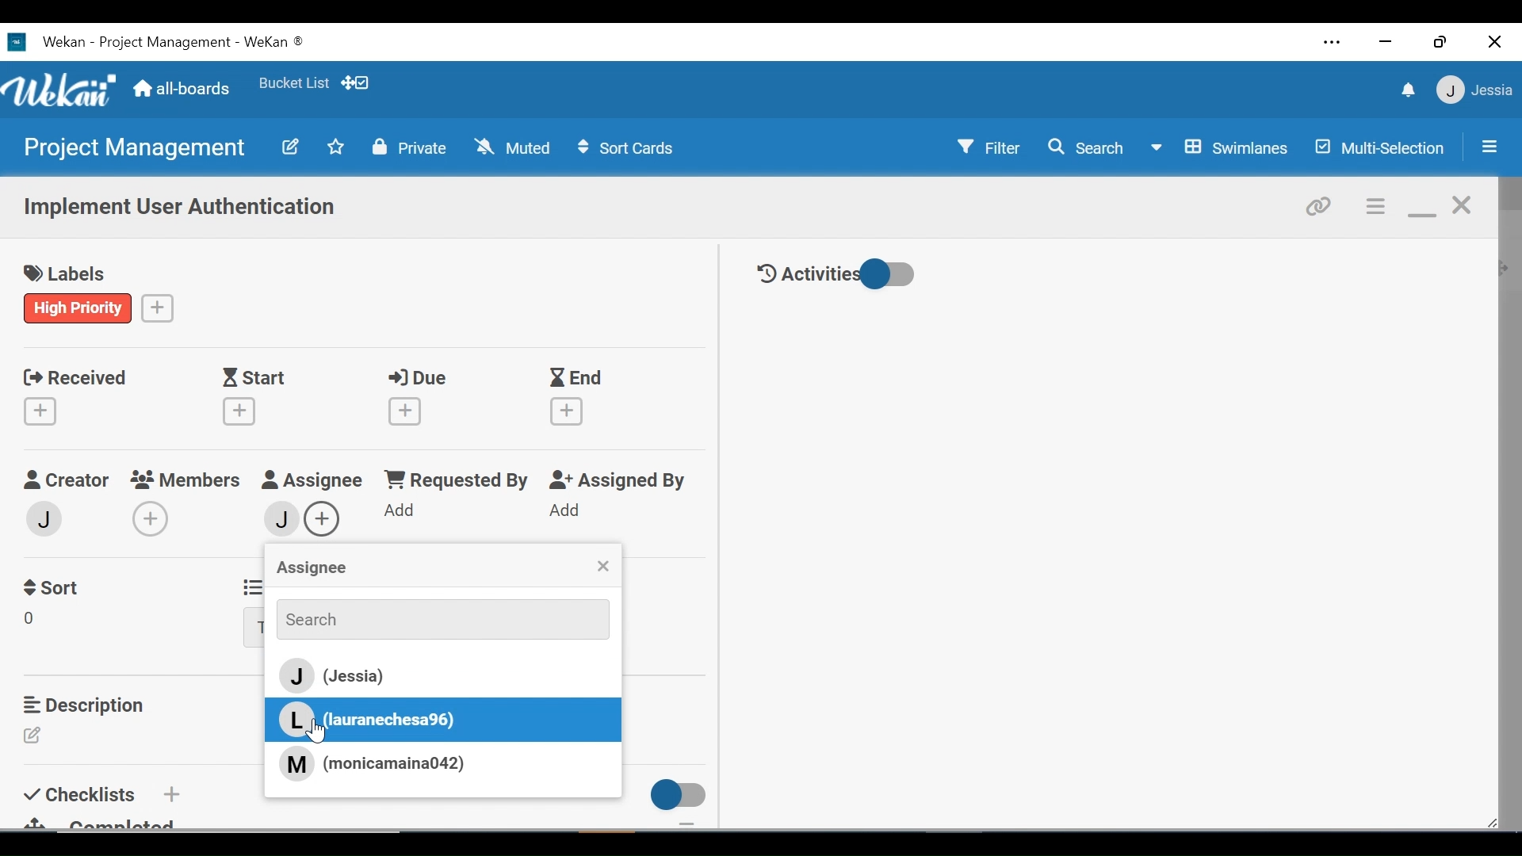 The width and height of the screenshot is (1522, 856). I want to click on Add, so click(170, 793).